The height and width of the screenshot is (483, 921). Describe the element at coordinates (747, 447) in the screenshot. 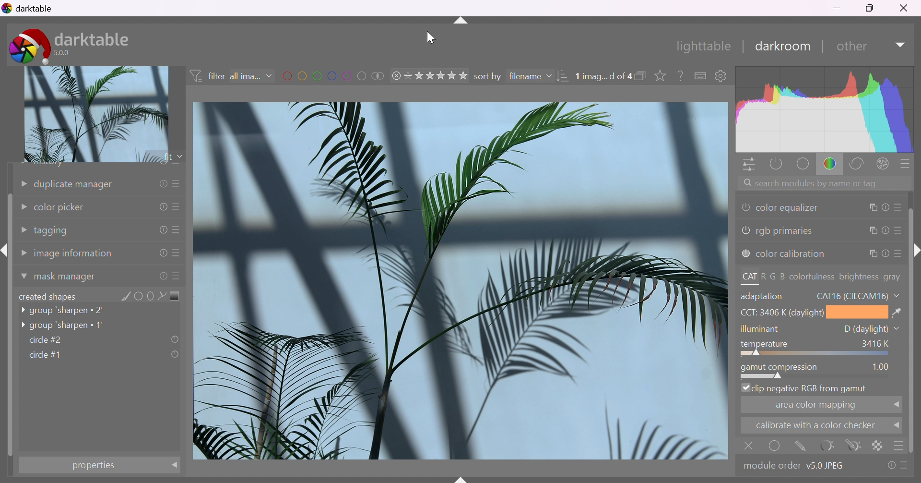

I see `close` at that location.